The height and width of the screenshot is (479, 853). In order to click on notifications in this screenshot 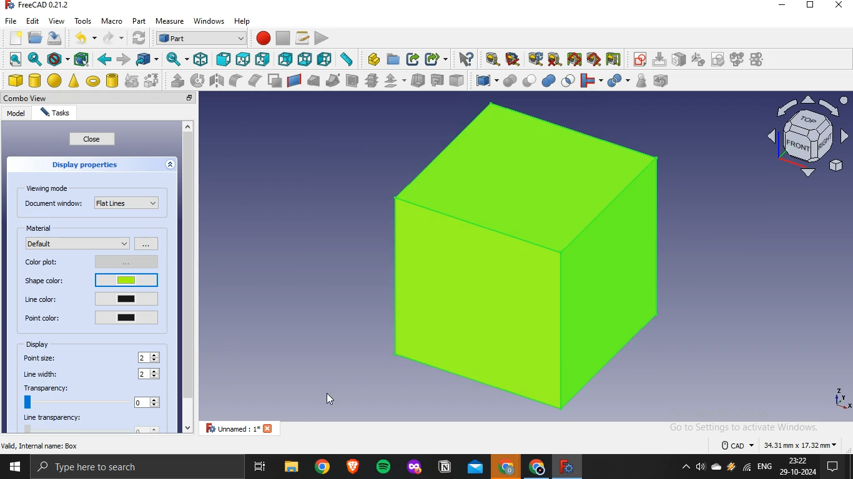, I will do `click(831, 468)`.